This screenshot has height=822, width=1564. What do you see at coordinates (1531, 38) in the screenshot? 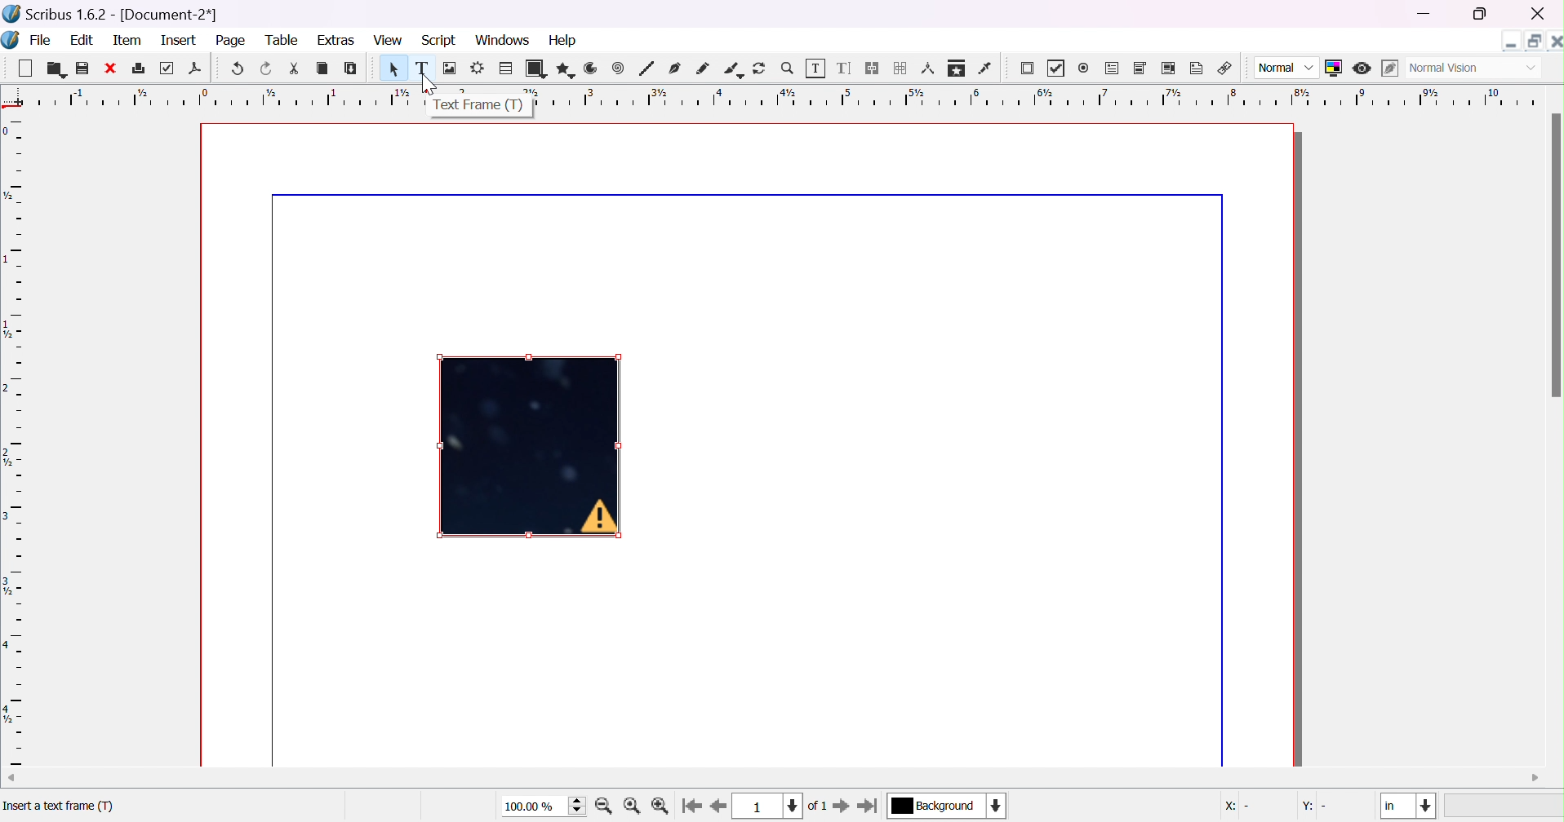
I see `restore down` at bounding box center [1531, 38].